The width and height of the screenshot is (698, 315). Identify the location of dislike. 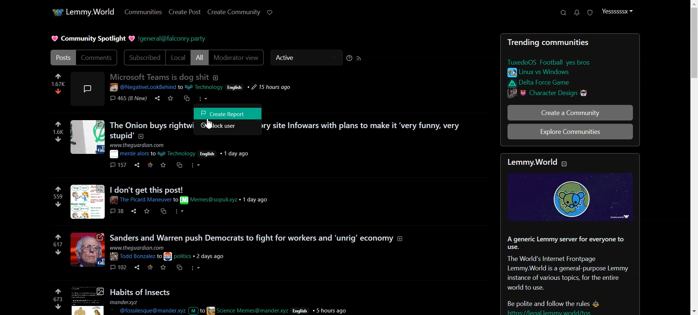
(59, 91).